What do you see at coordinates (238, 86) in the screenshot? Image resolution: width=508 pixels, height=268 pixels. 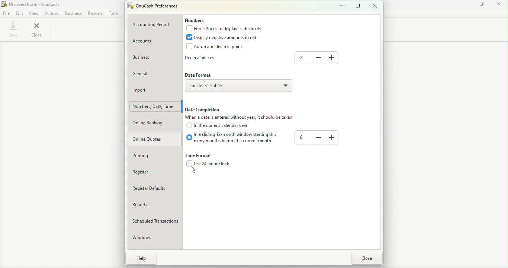 I see `Locale 31-Jul-13` at bounding box center [238, 86].